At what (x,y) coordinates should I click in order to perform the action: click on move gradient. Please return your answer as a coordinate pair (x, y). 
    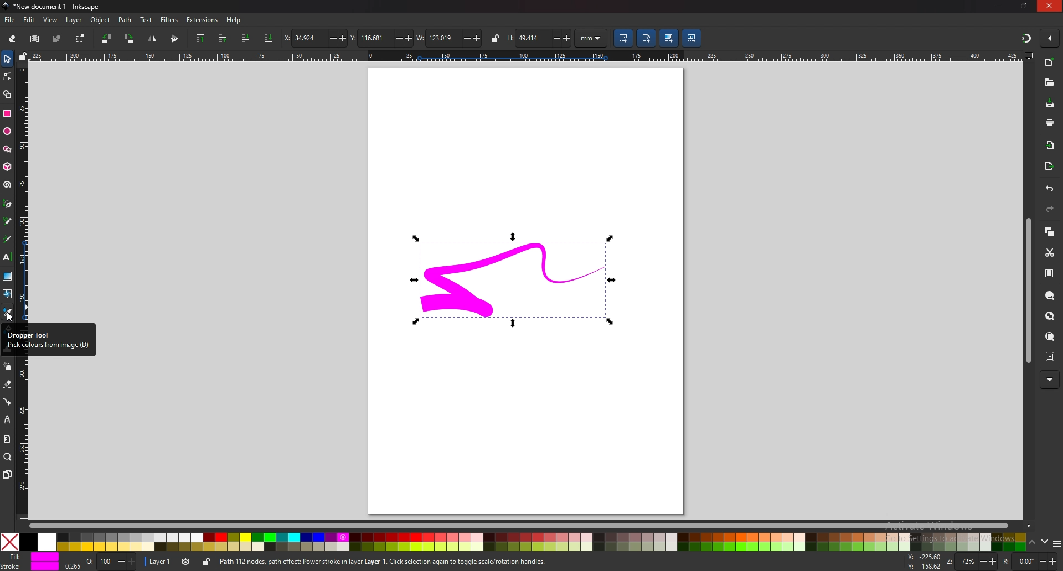
    Looking at the image, I should click on (669, 38).